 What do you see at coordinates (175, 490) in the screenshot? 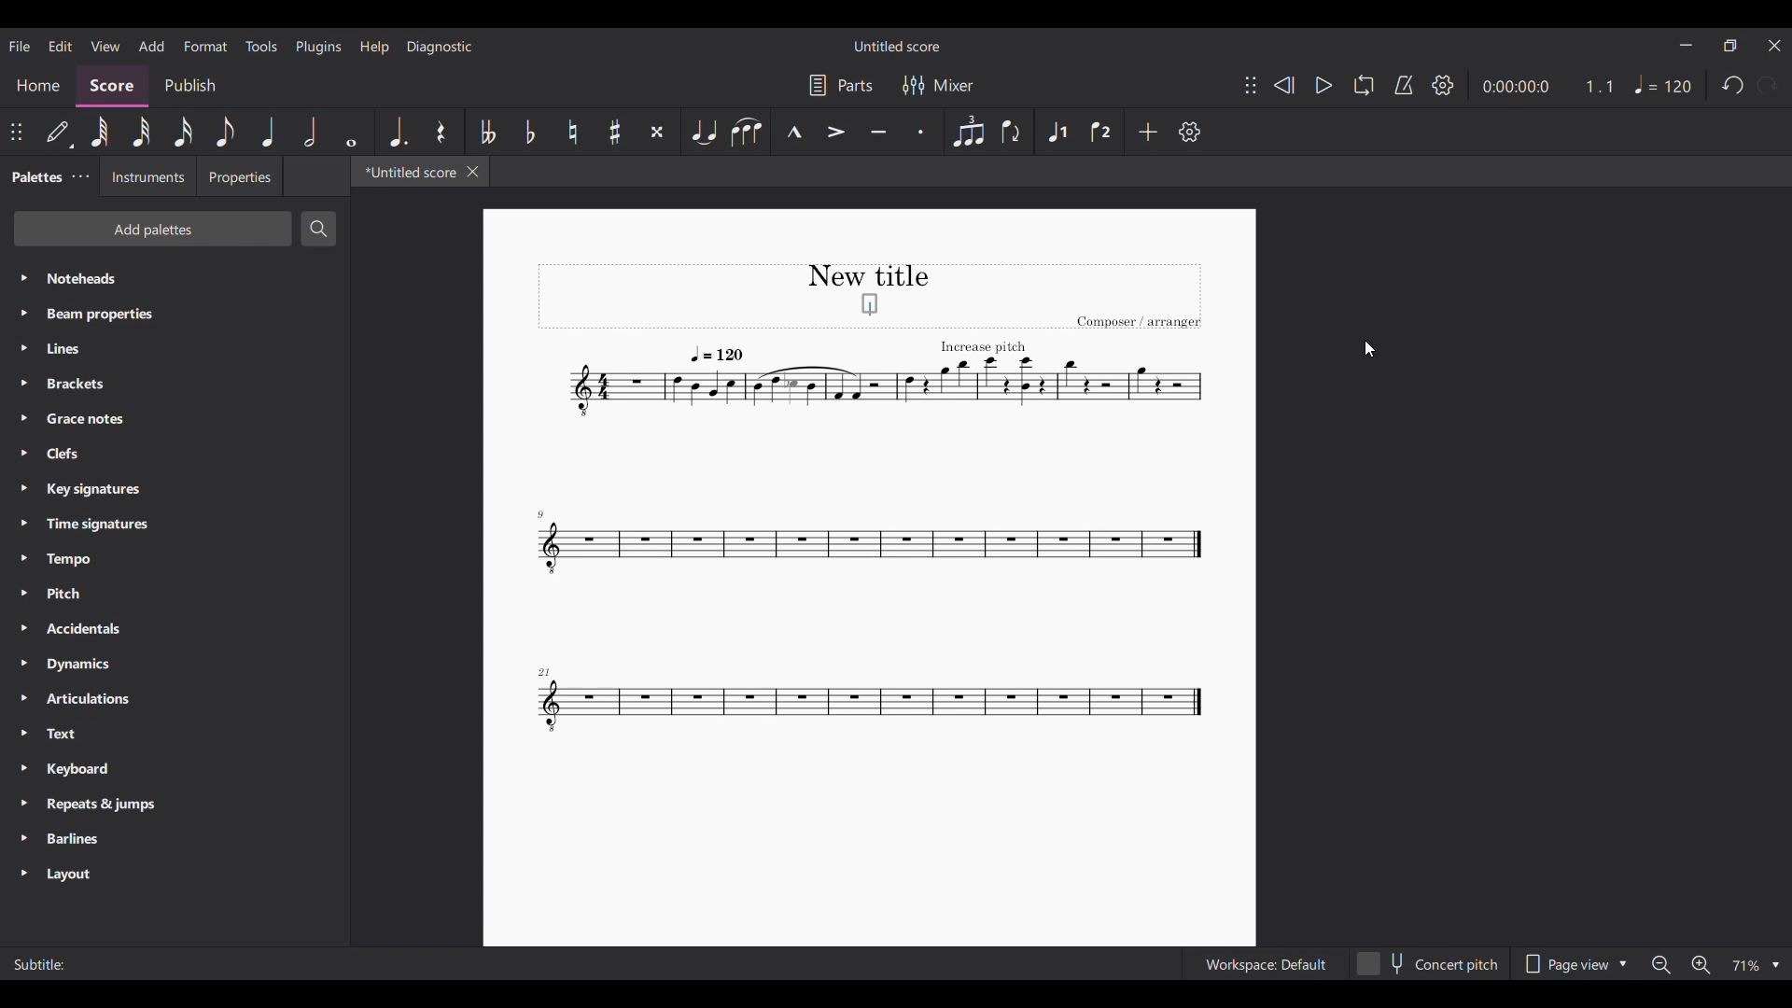
I see `Key signatures` at bounding box center [175, 490].